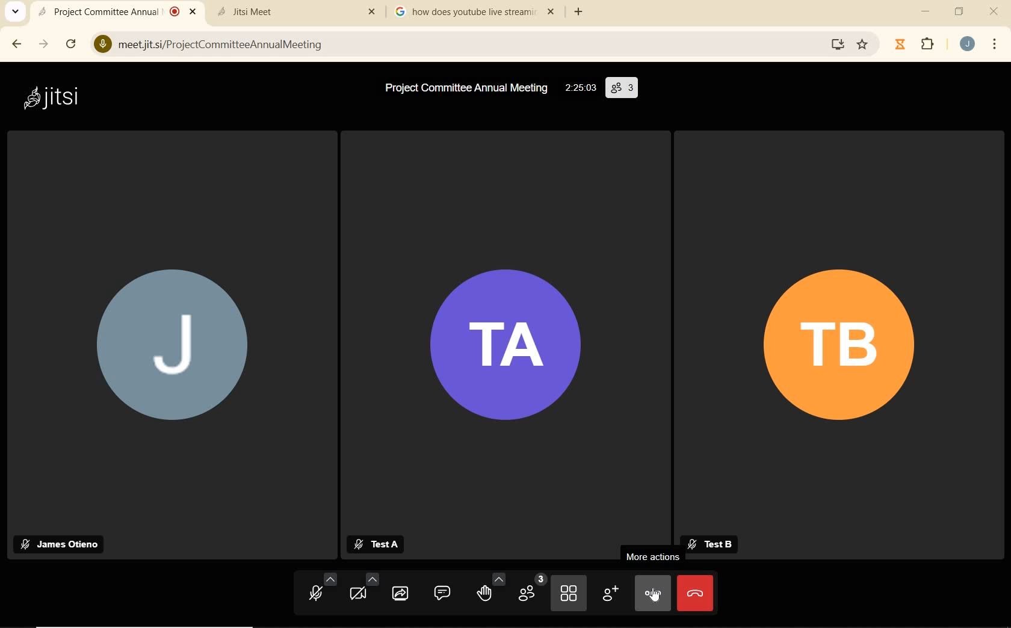 The image size is (1011, 628). Describe the element at coordinates (16, 12) in the screenshot. I see `search tabs` at that location.